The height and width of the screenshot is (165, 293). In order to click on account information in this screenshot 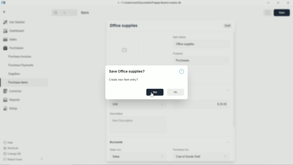, I will do `click(225, 156)`.